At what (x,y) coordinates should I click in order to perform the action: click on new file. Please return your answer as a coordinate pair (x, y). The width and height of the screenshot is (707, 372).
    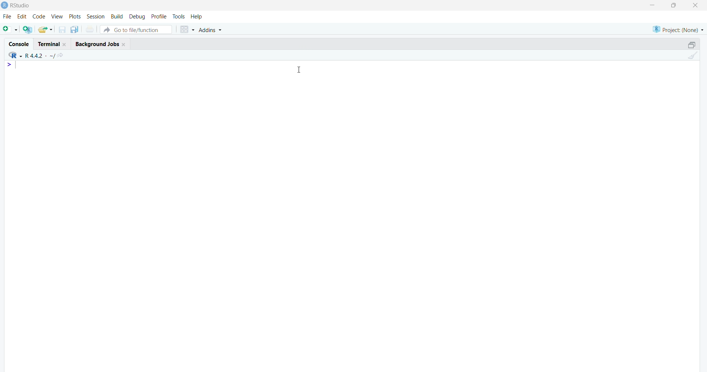
    Looking at the image, I should click on (10, 28).